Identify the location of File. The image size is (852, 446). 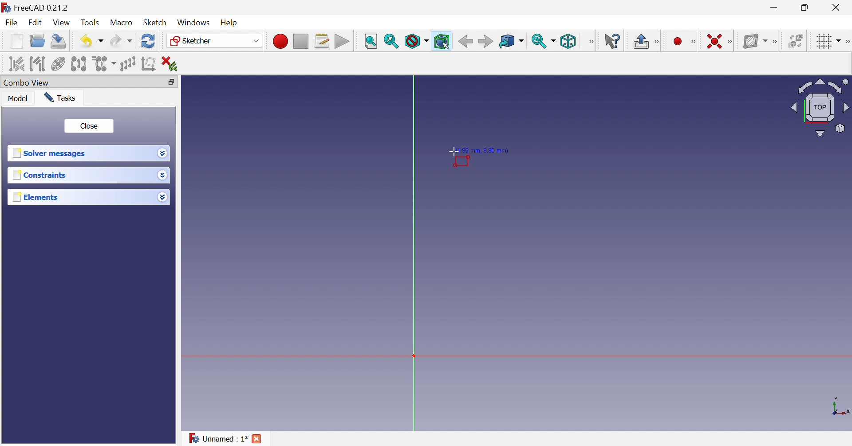
(12, 23).